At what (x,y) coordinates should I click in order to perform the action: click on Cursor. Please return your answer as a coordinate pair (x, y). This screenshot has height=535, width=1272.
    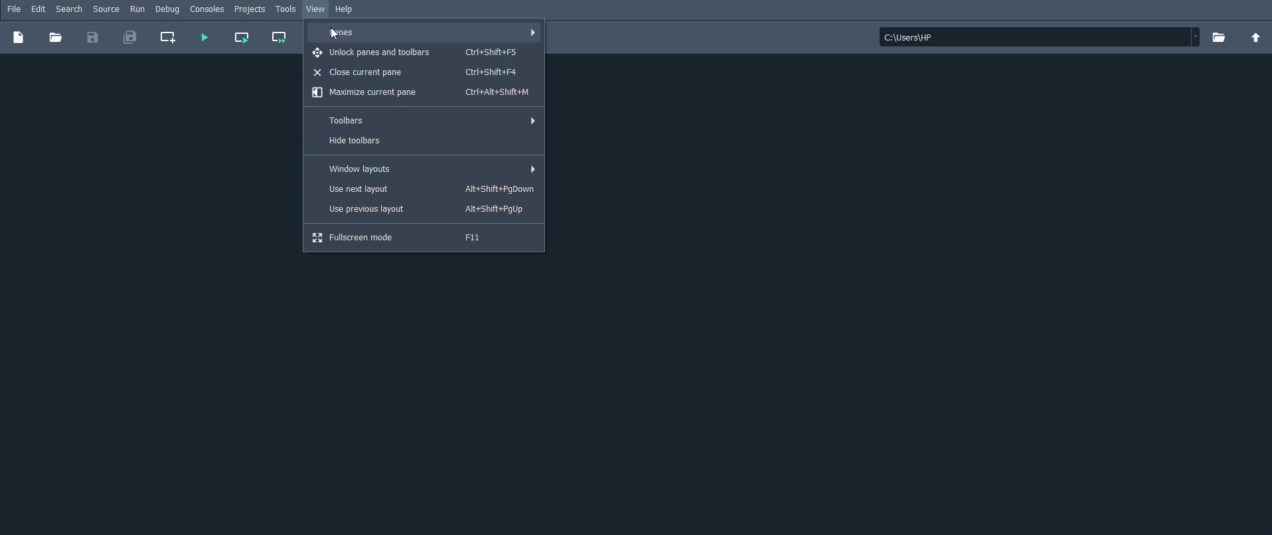
    Looking at the image, I should click on (335, 34).